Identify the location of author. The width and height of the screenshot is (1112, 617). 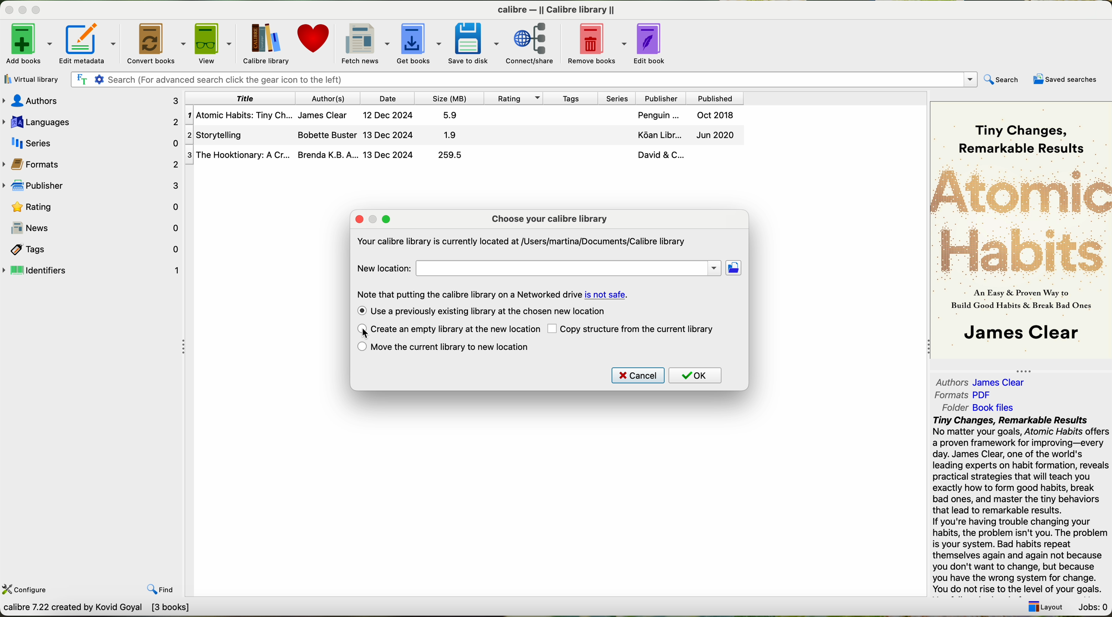
(329, 98).